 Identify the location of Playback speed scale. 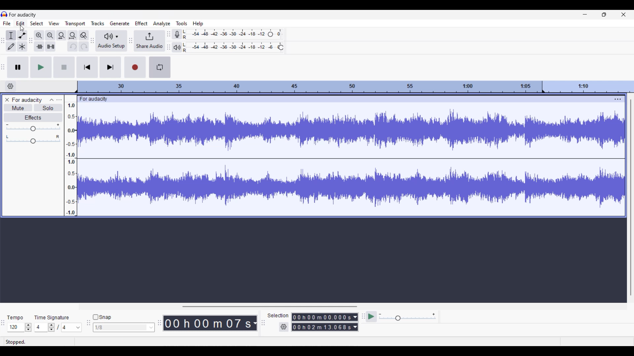
(407, 316).